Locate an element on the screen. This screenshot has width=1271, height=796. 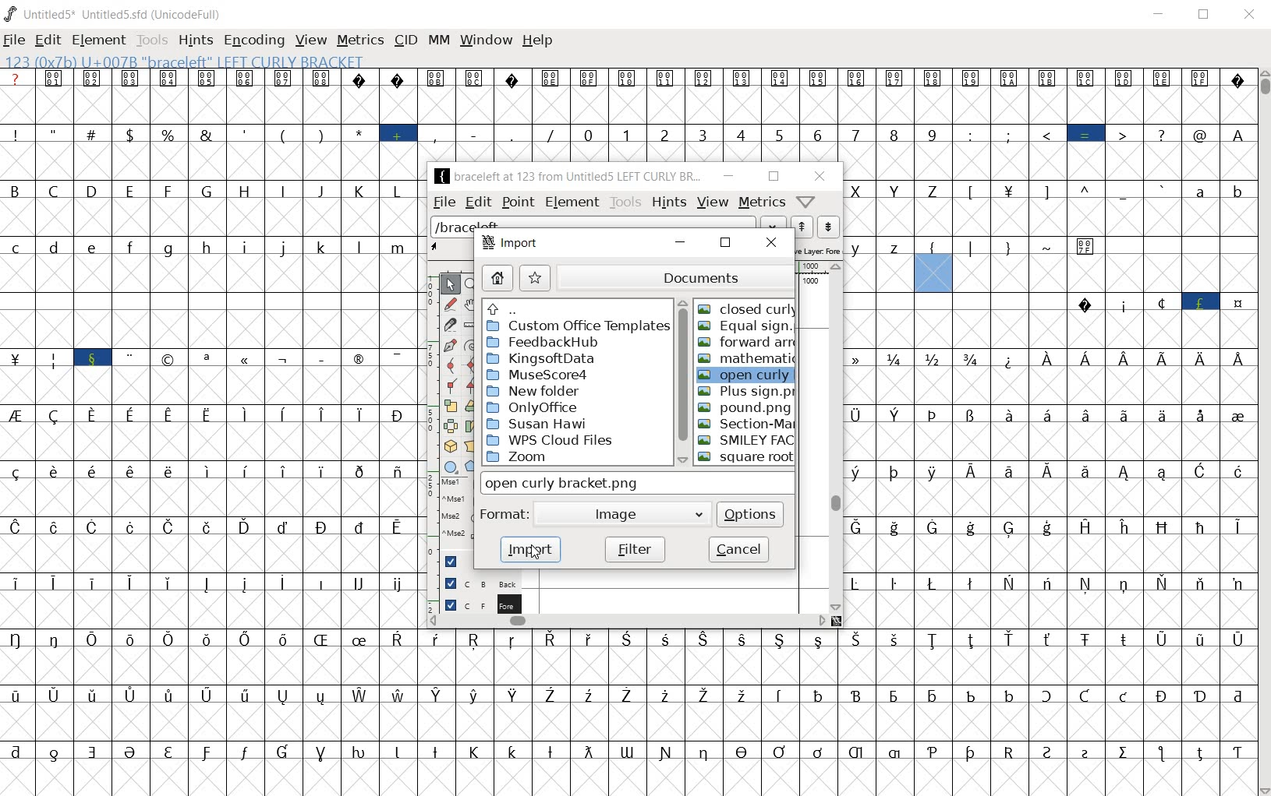
scrollbar is located at coordinates (683, 382).